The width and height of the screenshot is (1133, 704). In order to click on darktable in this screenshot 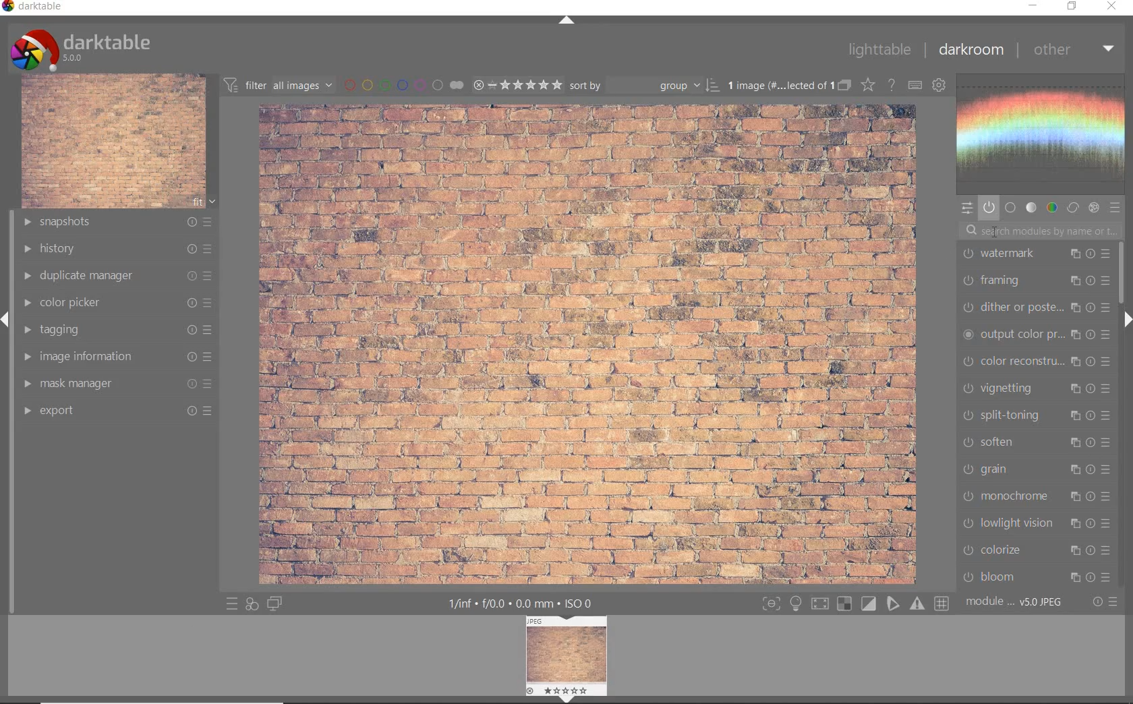, I will do `click(34, 7)`.